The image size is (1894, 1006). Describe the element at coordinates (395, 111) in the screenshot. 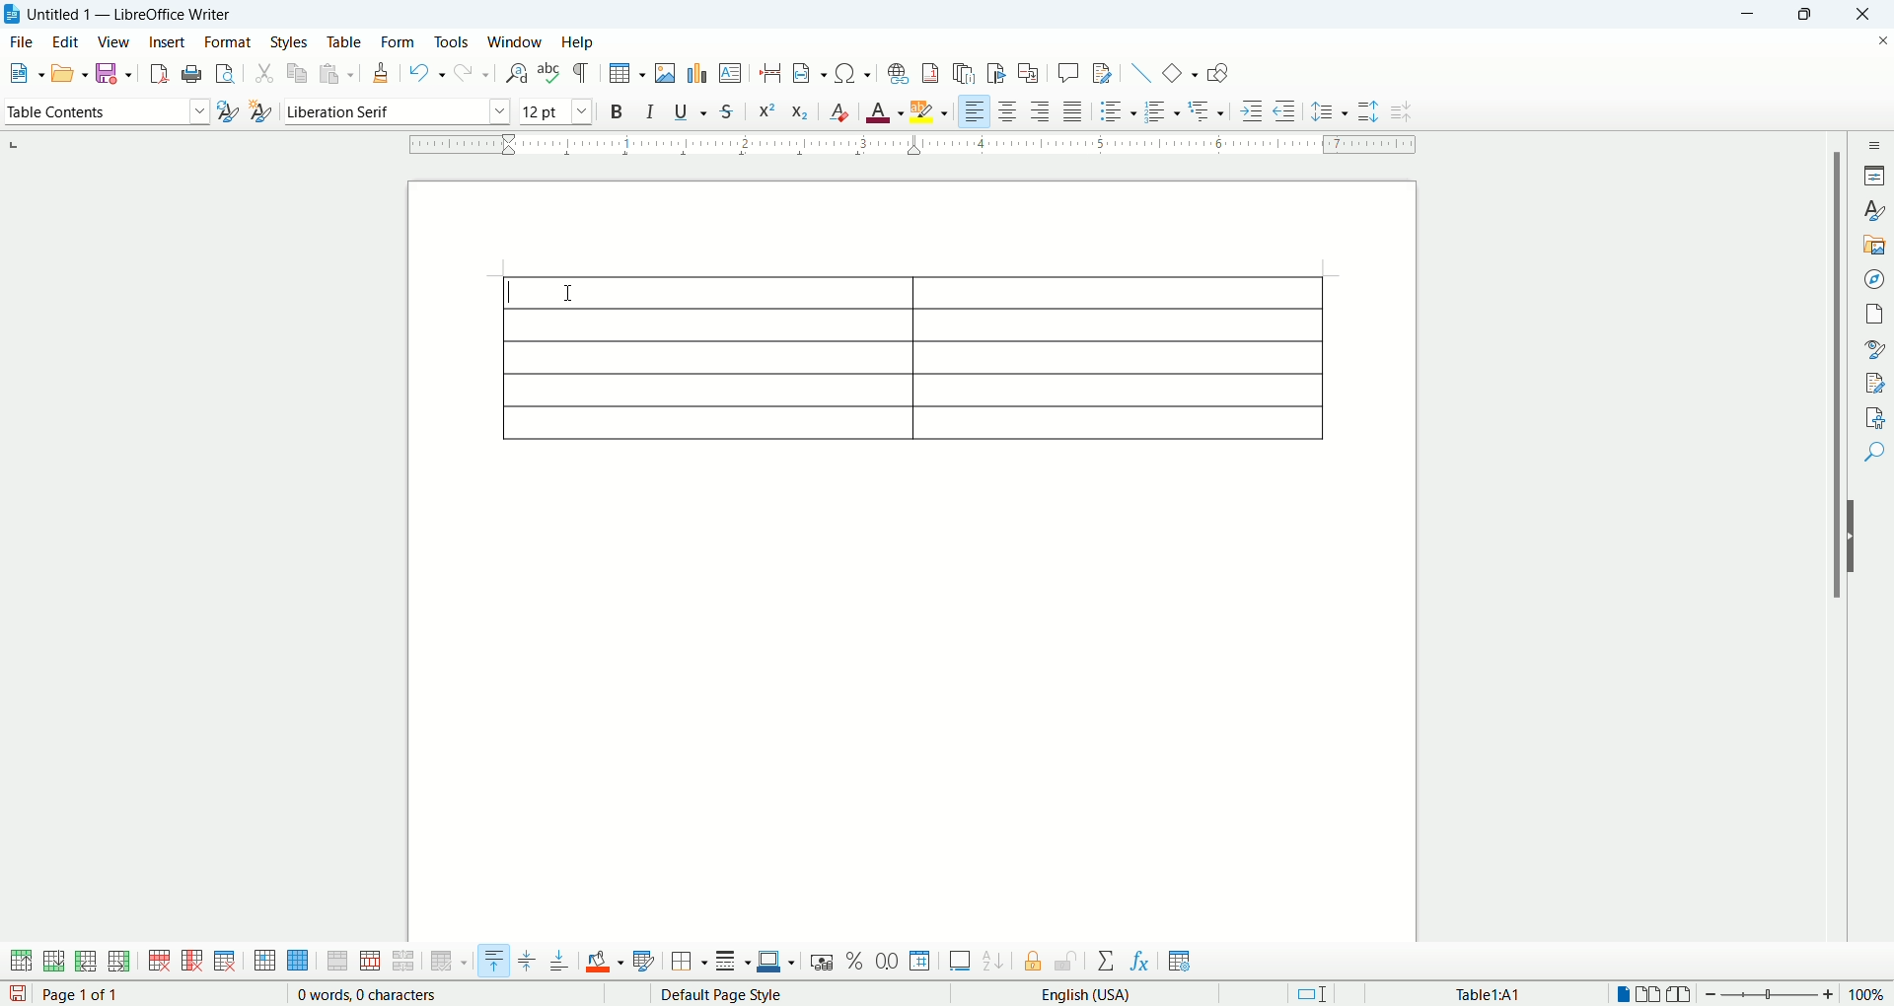

I see `font name` at that location.